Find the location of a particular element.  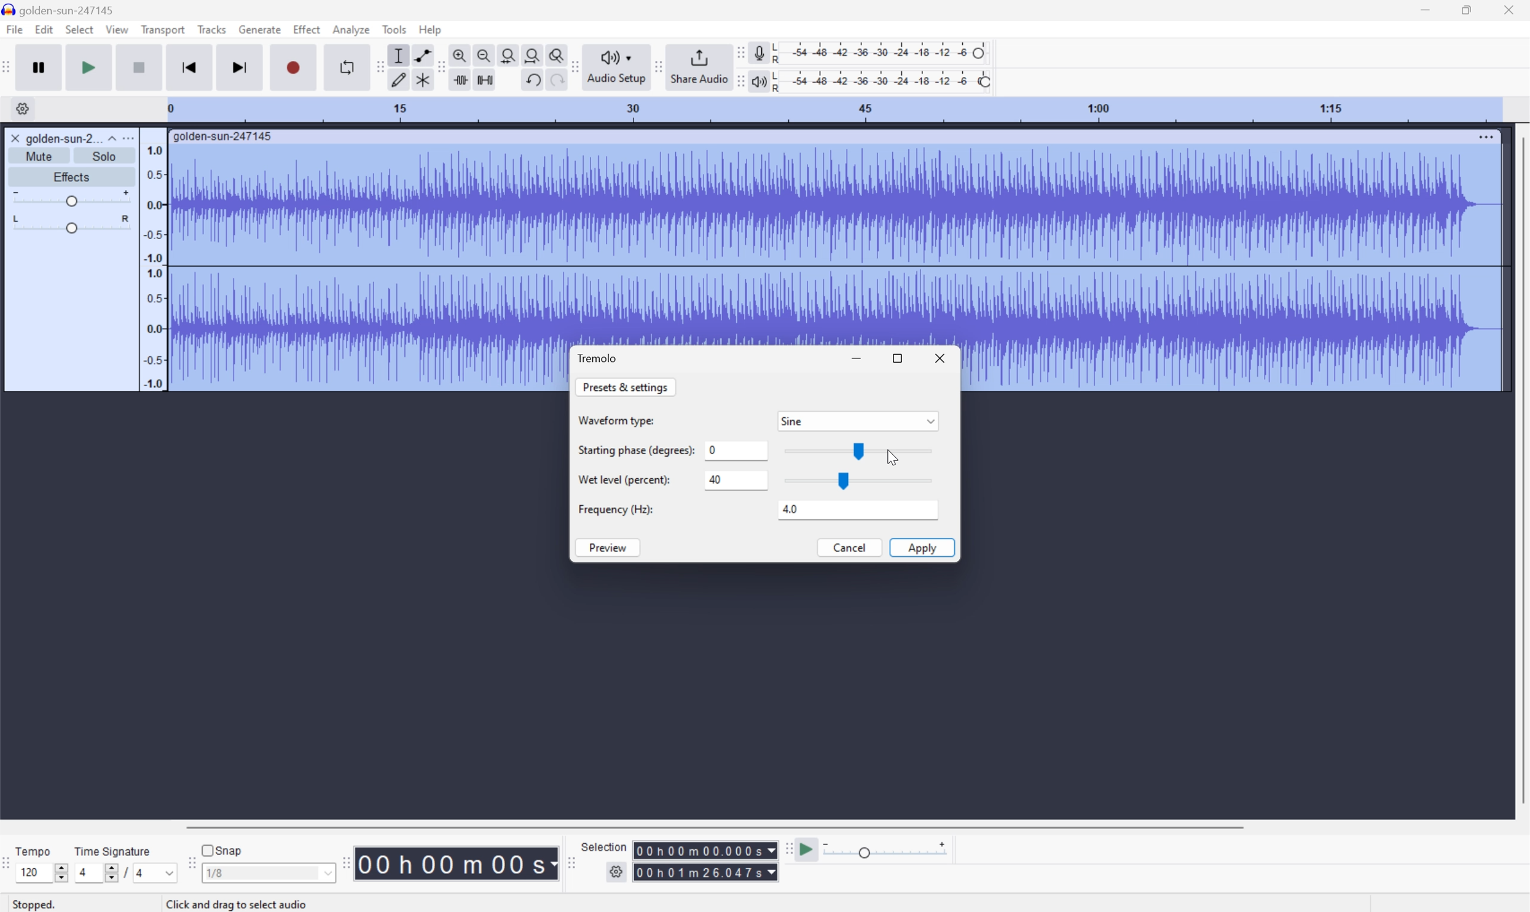

Preview is located at coordinates (606, 549).